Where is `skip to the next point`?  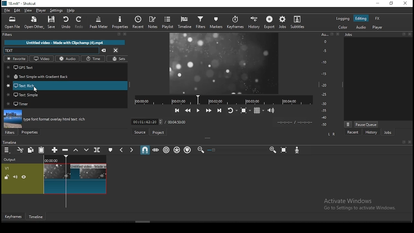 skip to the next point is located at coordinates (220, 110).